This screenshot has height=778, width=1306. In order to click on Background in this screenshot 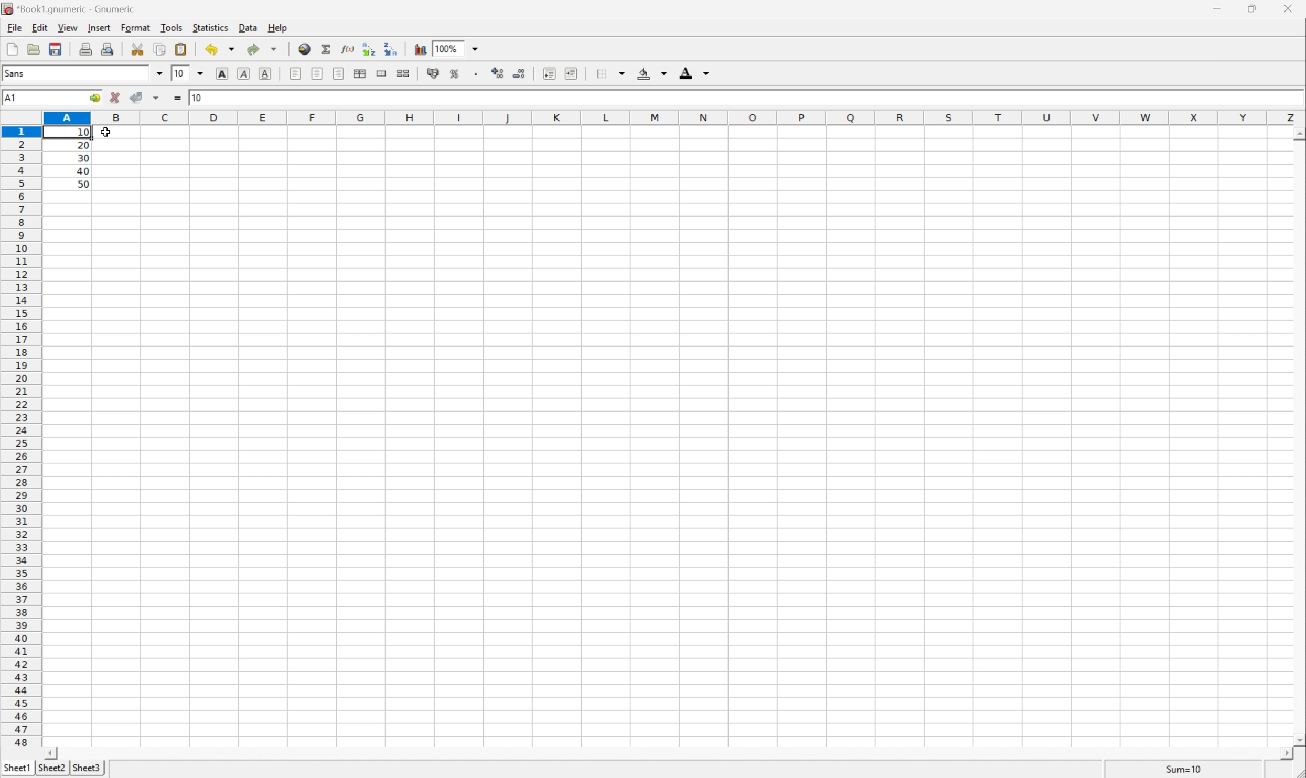, I will do `click(652, 73)`.